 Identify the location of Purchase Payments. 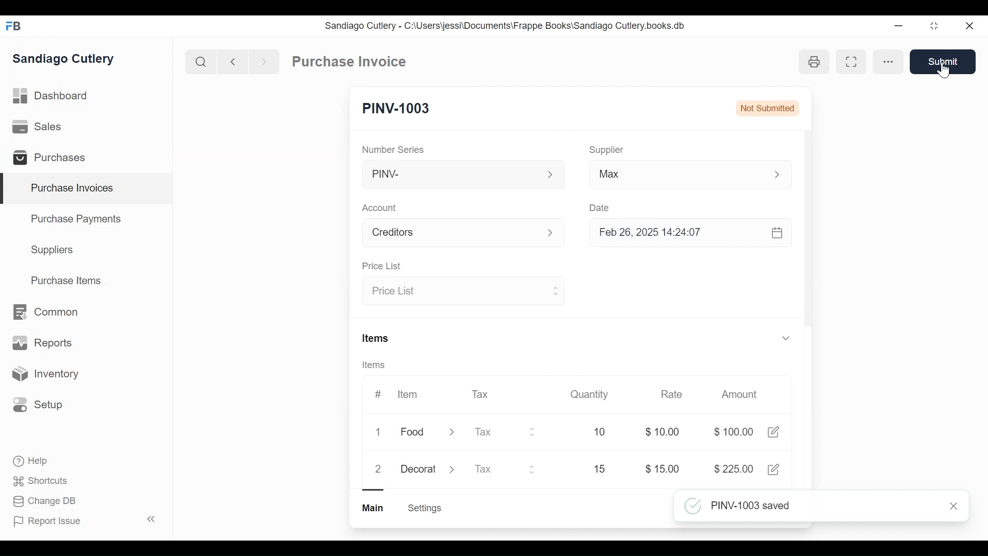
(78, 220).